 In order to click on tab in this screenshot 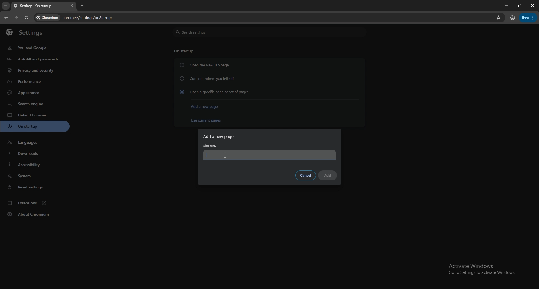, I will do `click(38, 6)`.